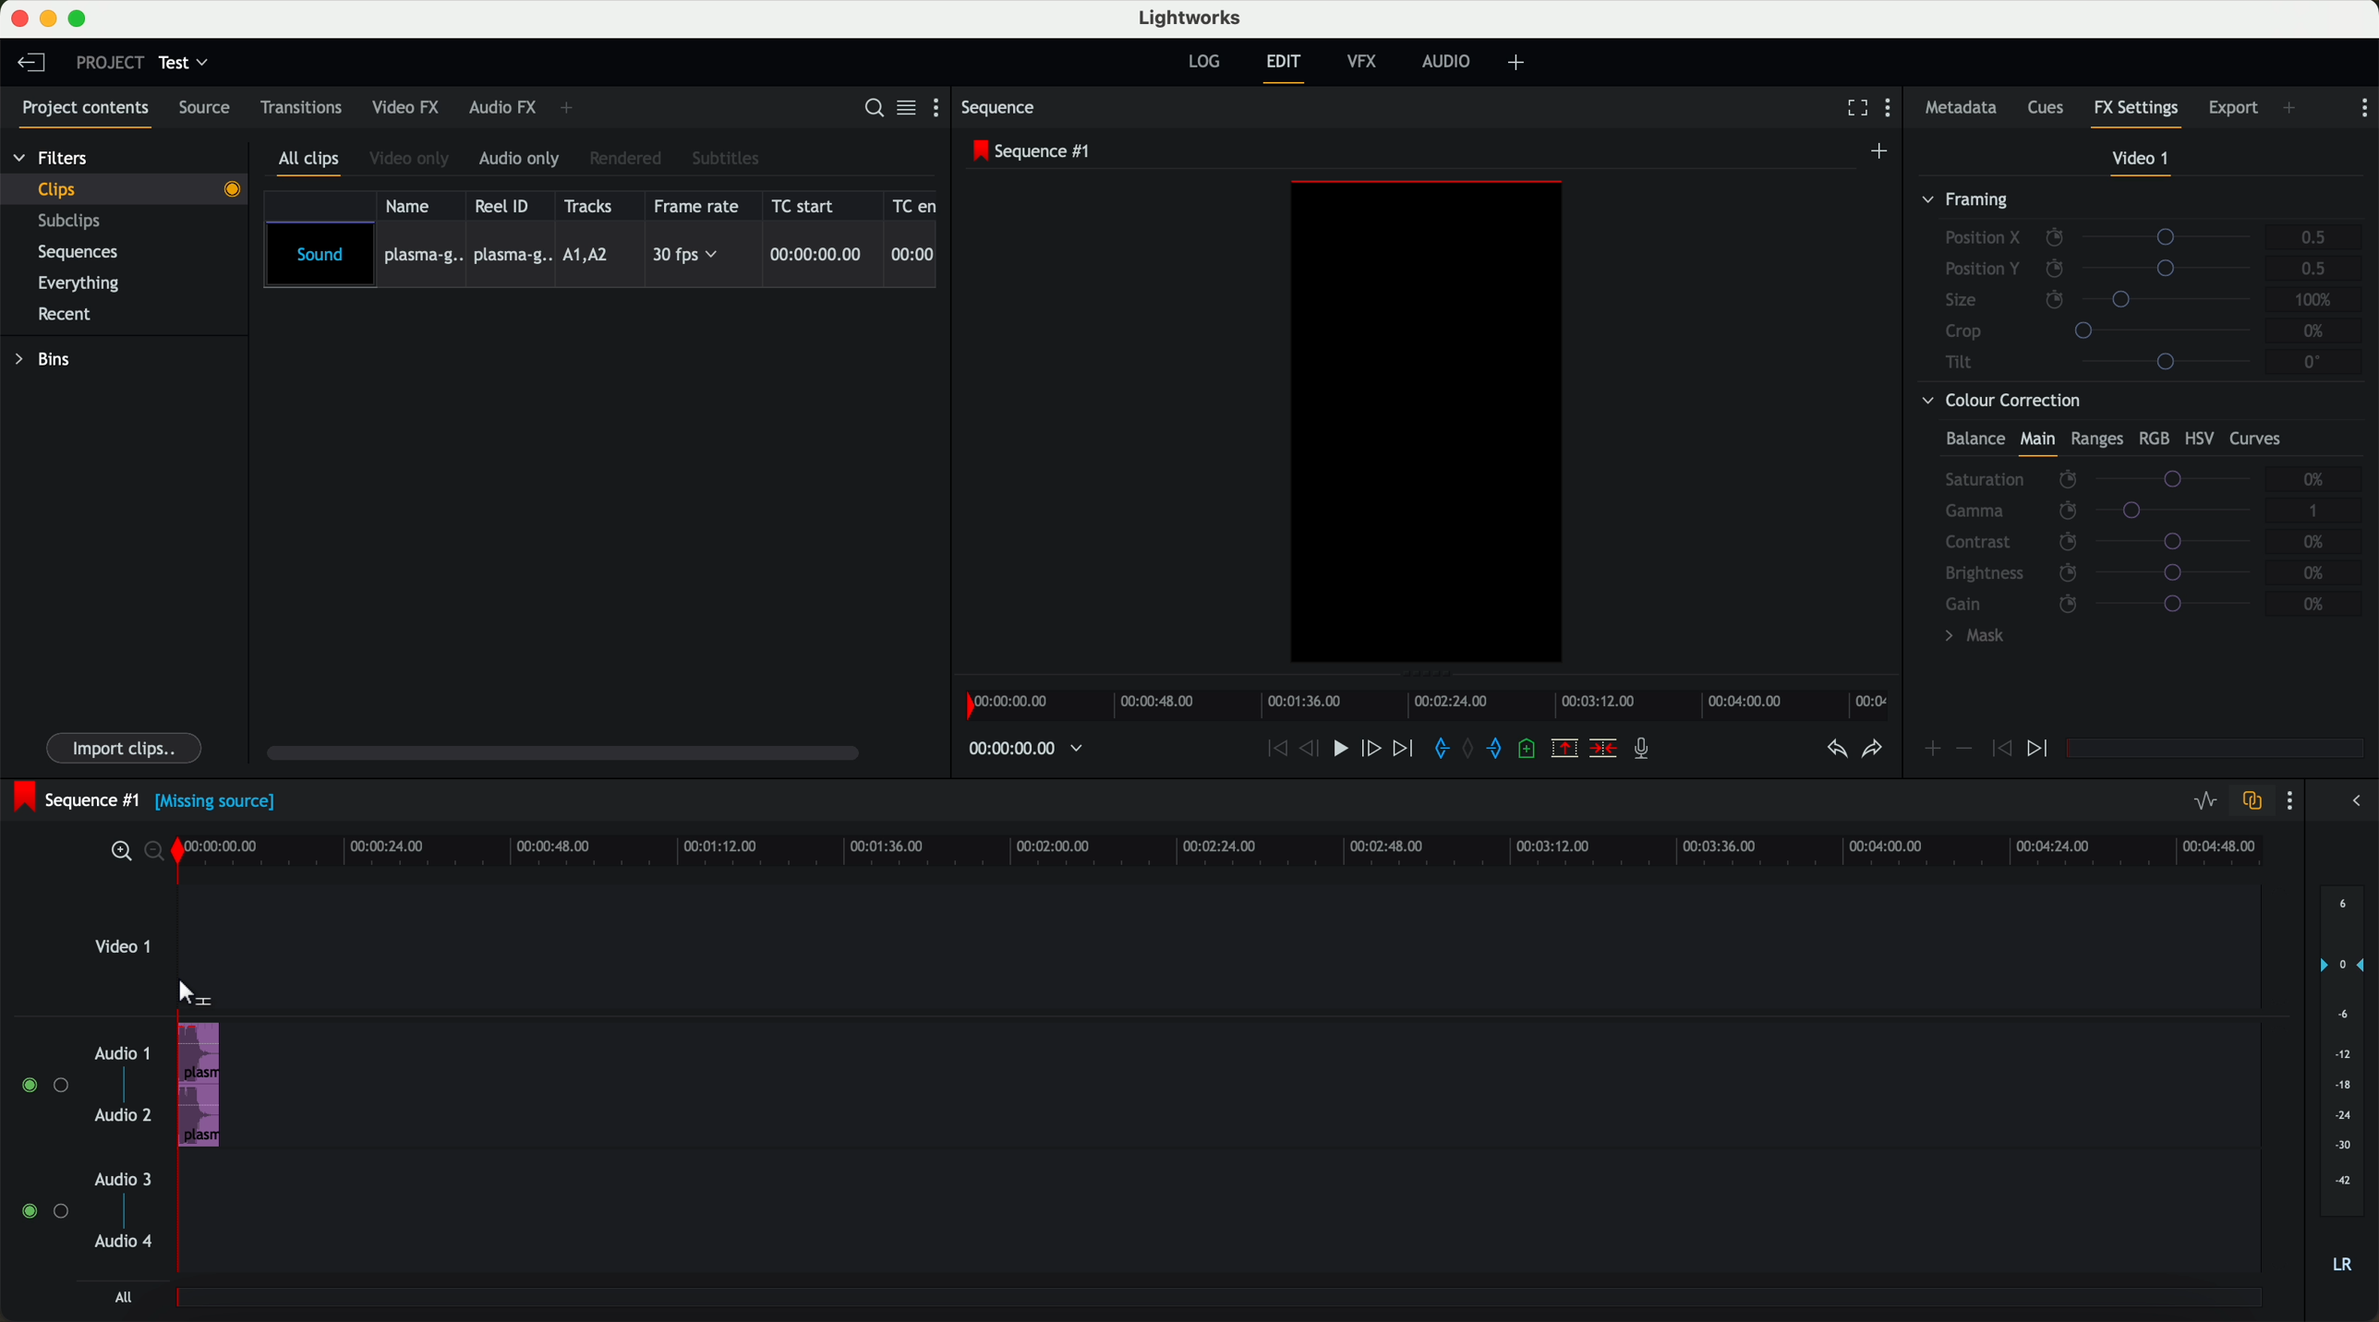 Image resolution: width=2379 pixels, height=1322 pixels. Describe the element at coordinates (1601, 750) in the screenshot. I see `delete/cut` at that location.